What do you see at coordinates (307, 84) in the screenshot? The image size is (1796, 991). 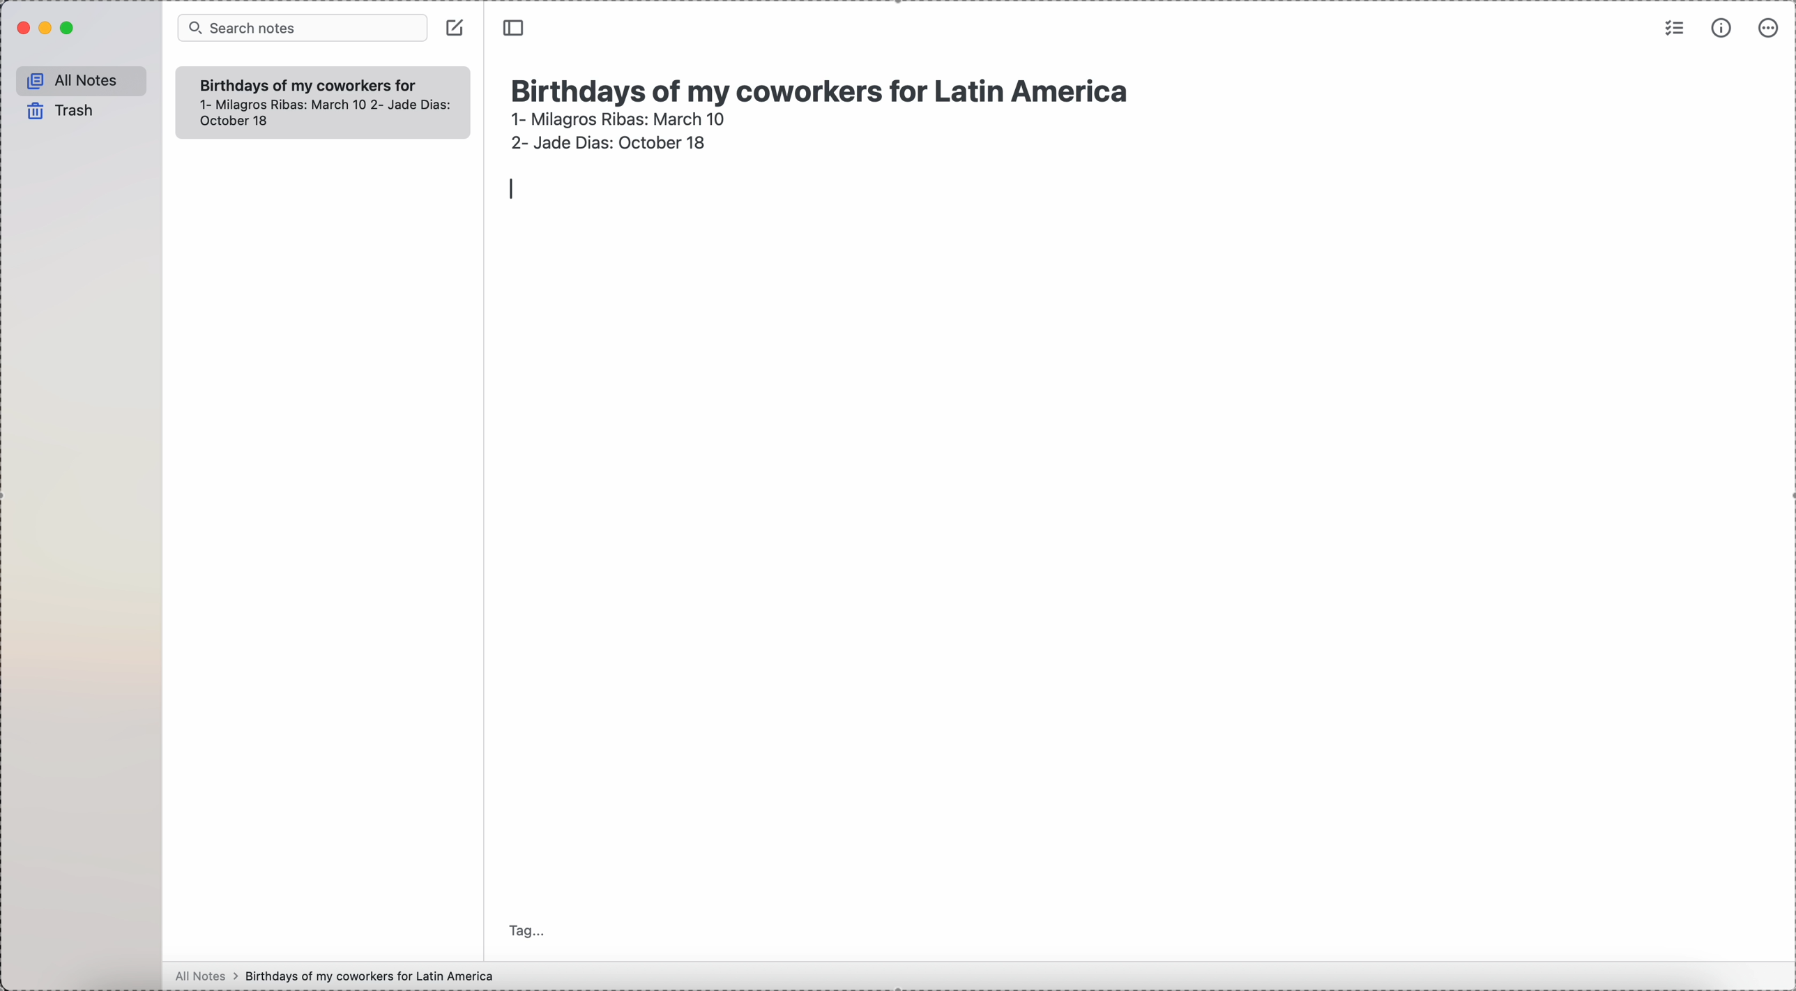 I see `Birthdays of my coworkers for Latin America` at bounding box center [307, 84].